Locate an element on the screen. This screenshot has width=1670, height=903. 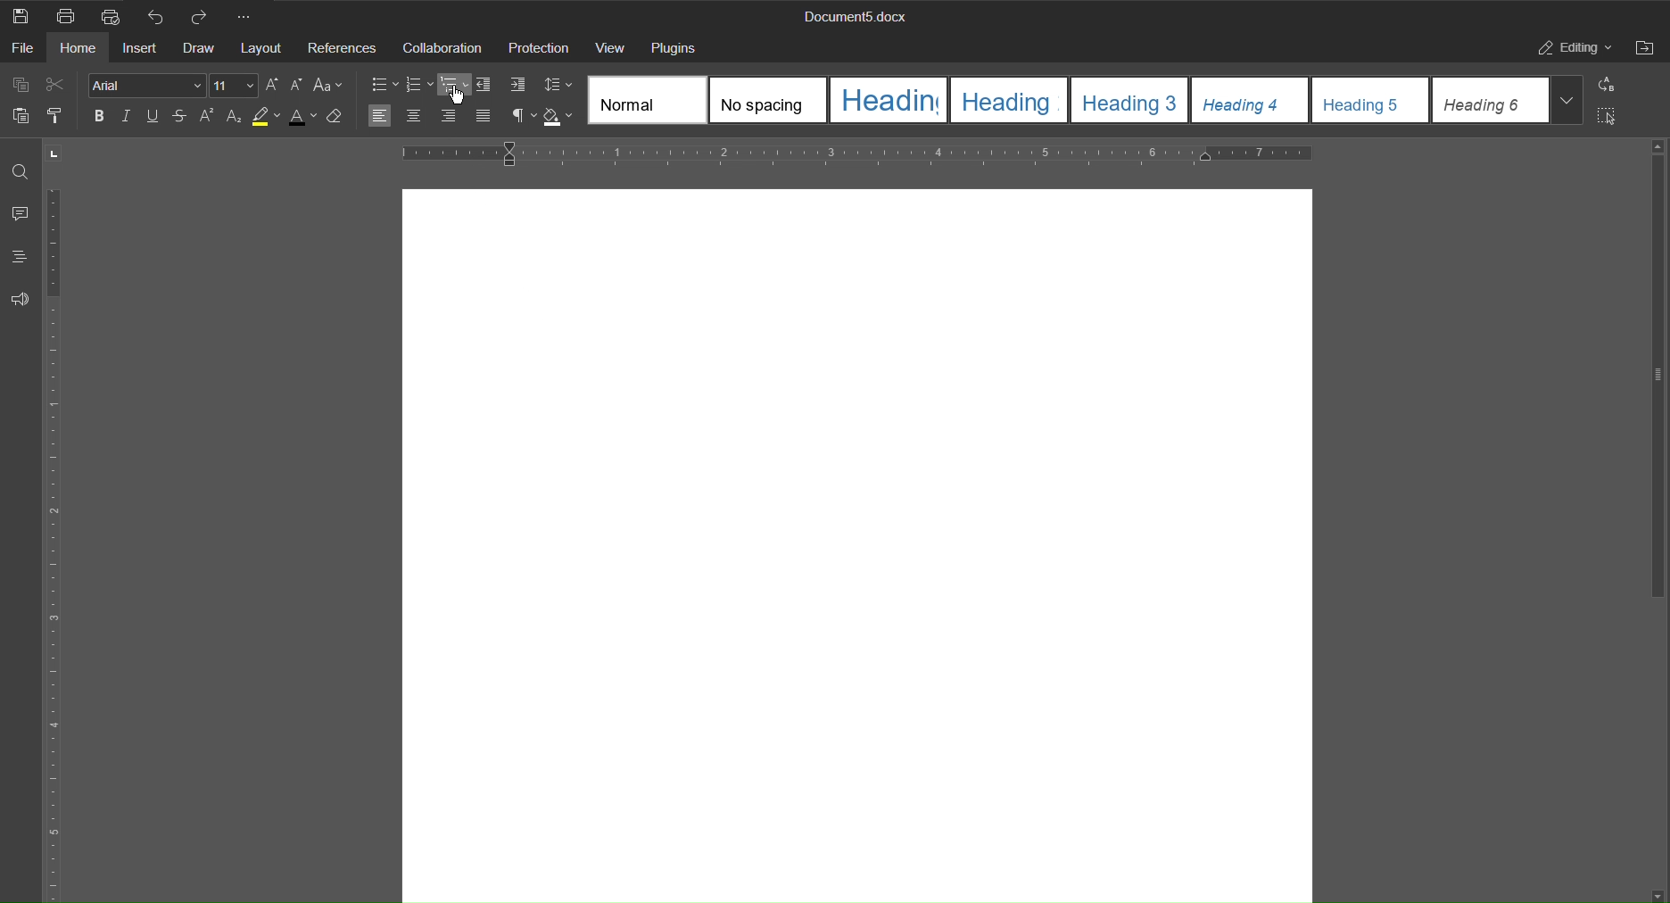
Paste is located at coordinates (19, 118).